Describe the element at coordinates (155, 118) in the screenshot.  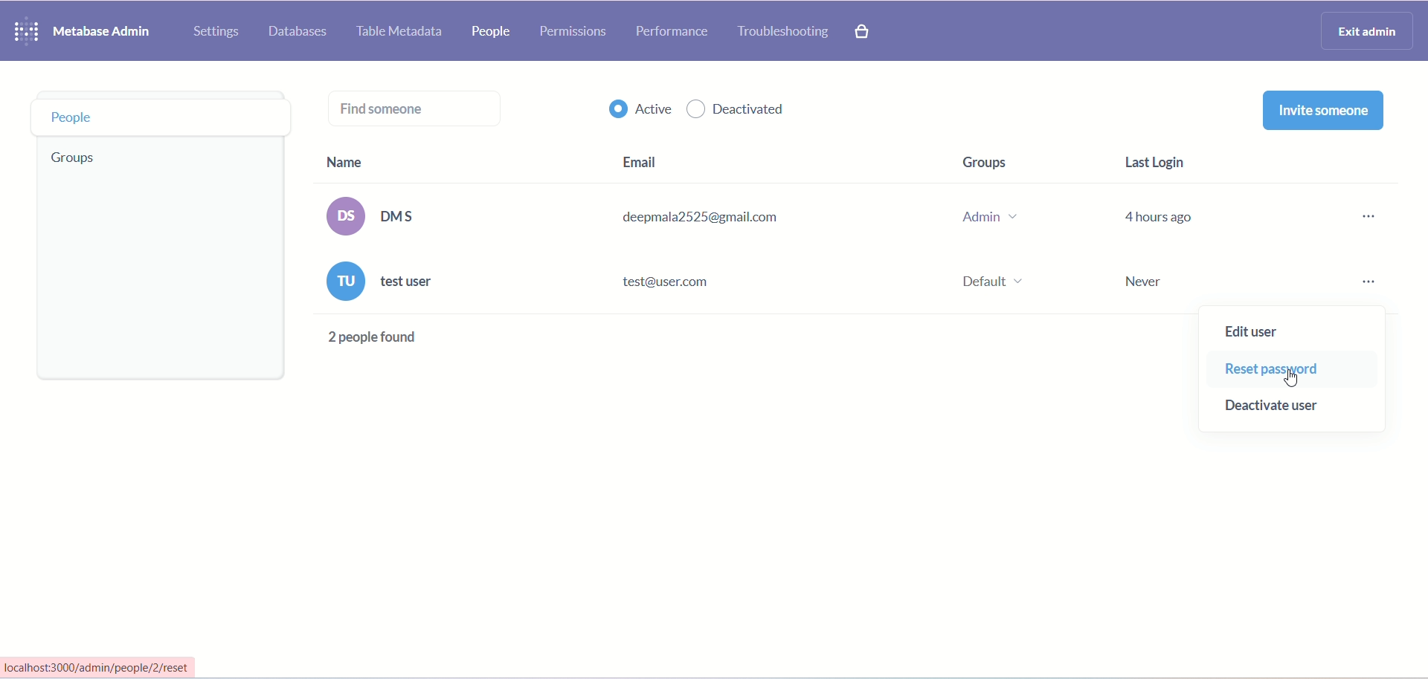
I see `people` at that location.